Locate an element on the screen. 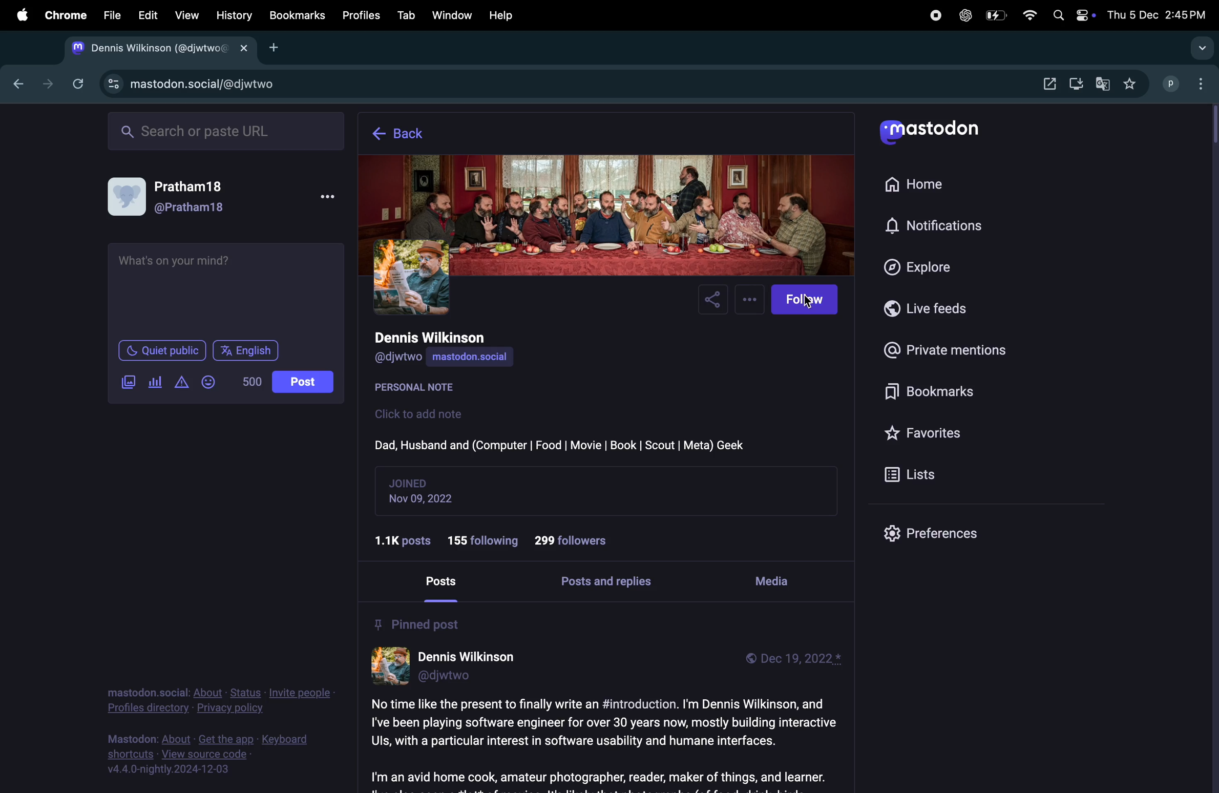 This screenshot has height=793, width=1219. google translate is located at coordinates (1103, 84).